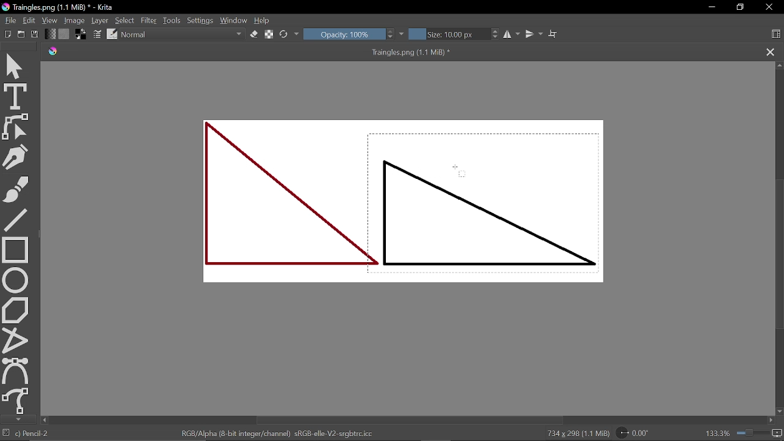  Describe the element at coordinates (777, 34) in the screenshot. I see `Choose workspace` at that location.